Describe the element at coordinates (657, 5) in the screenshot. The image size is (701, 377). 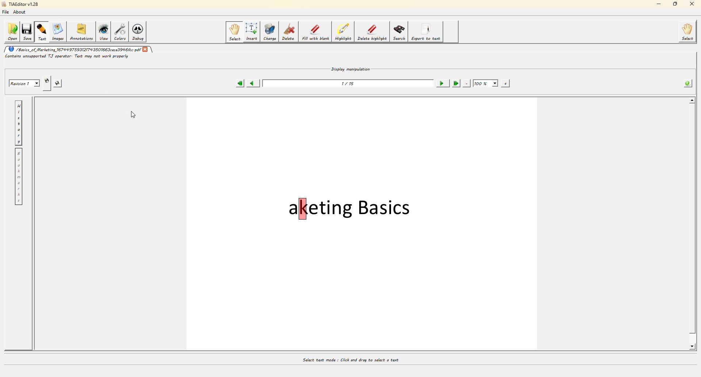
I see `minimize` at that location.